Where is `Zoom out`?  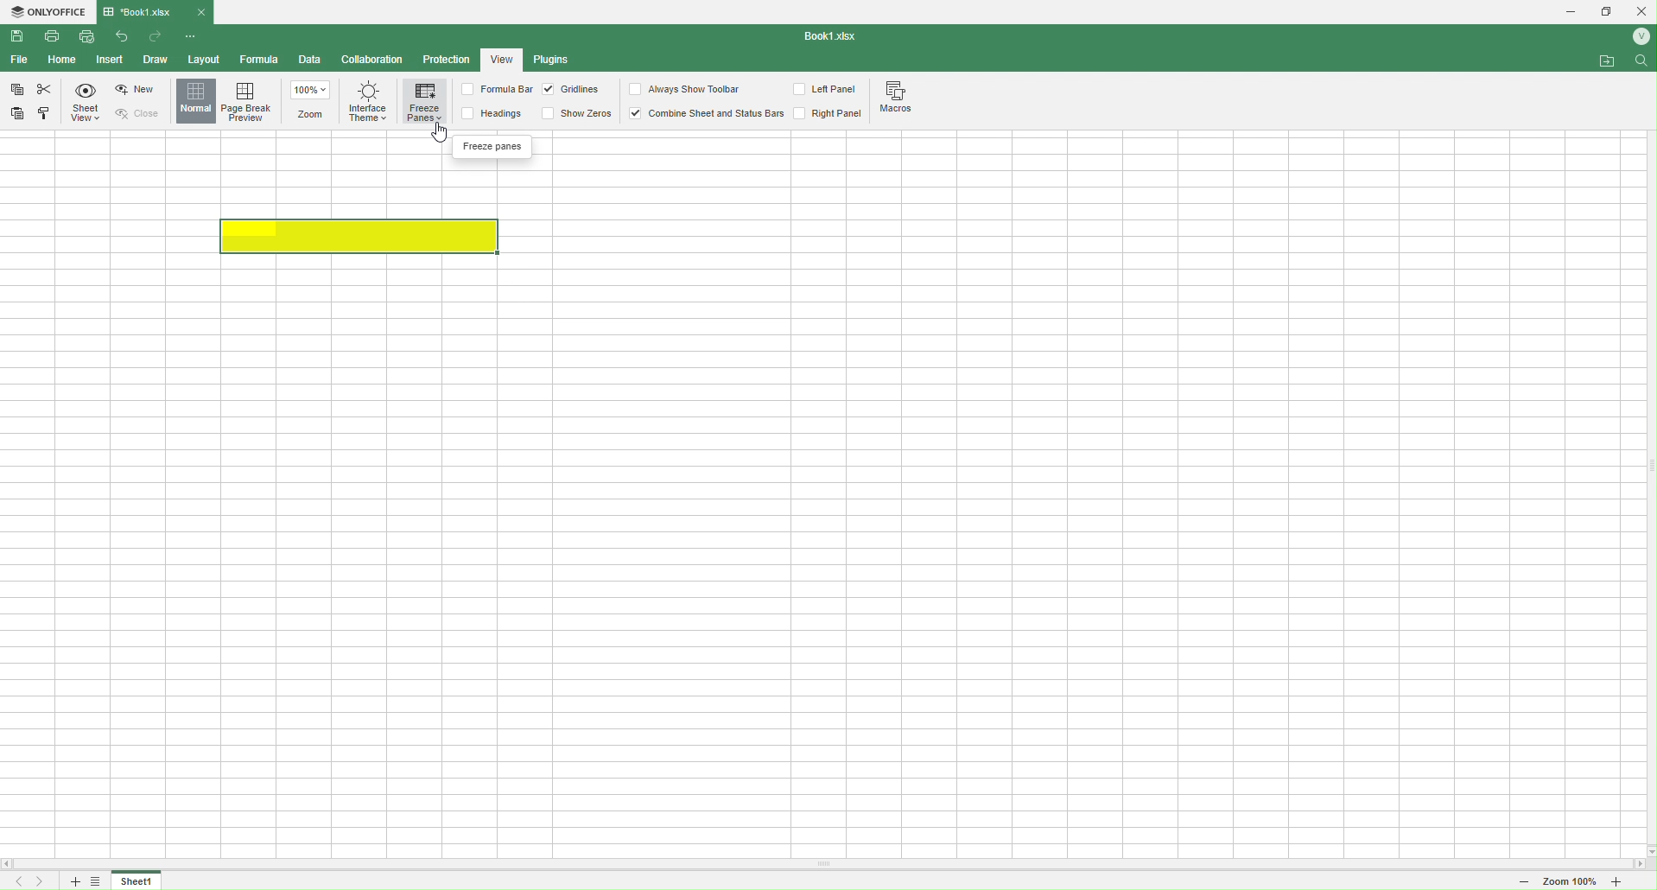 Zoom out is located at coordinates (1517, 882).